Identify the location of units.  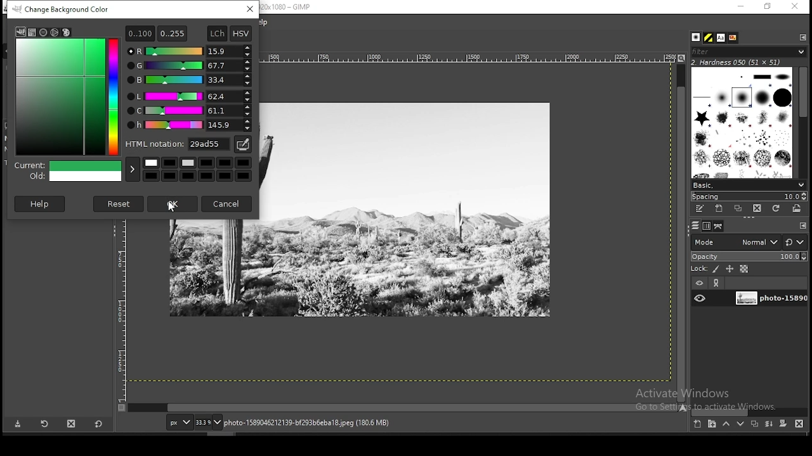
(178, 422).